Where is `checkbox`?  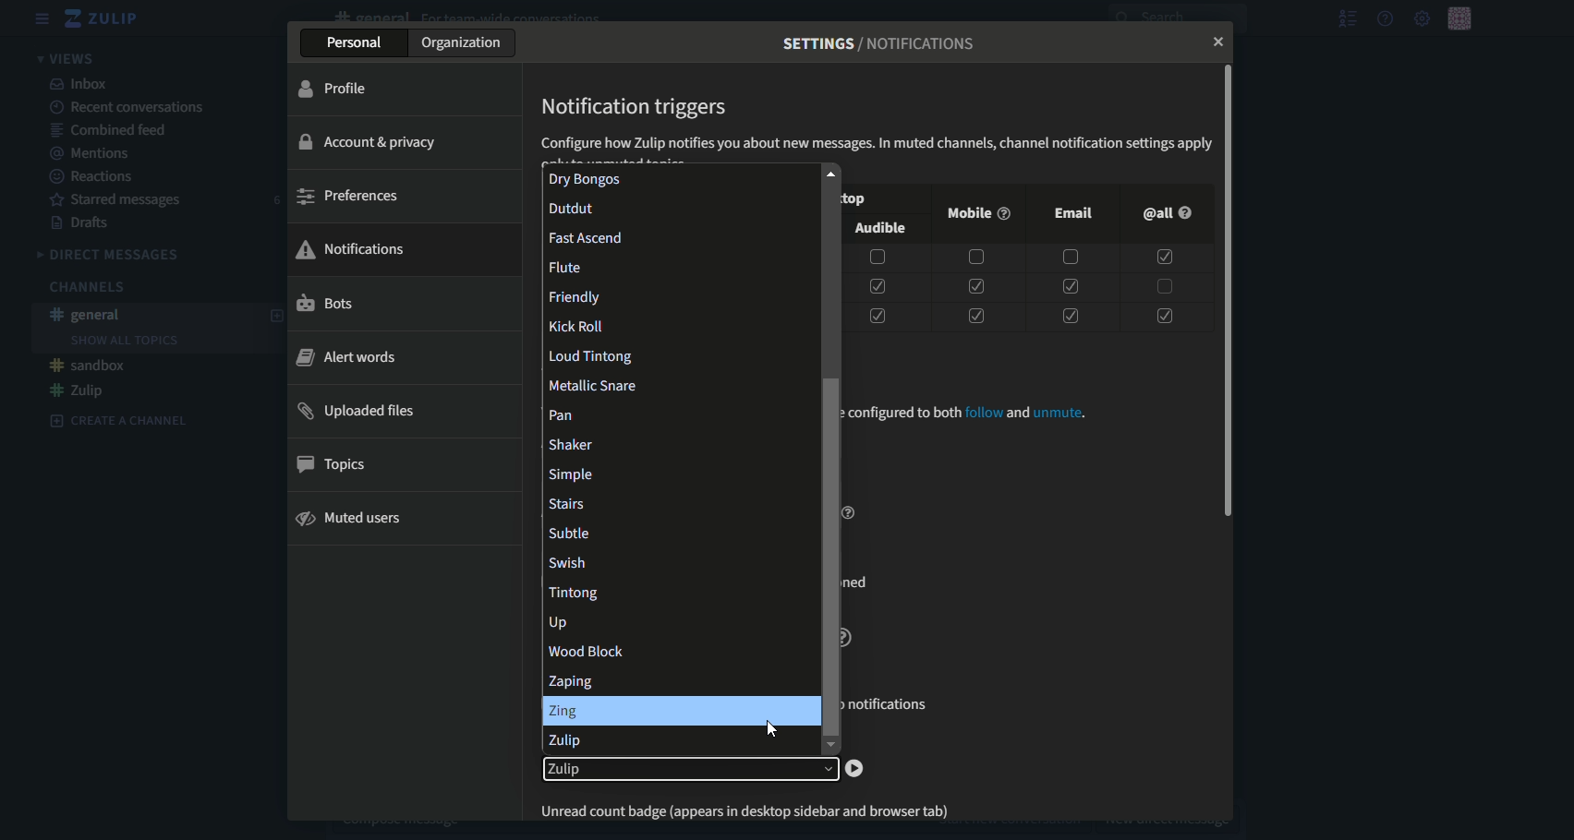
checkbox is located at coordinates (877, 286).